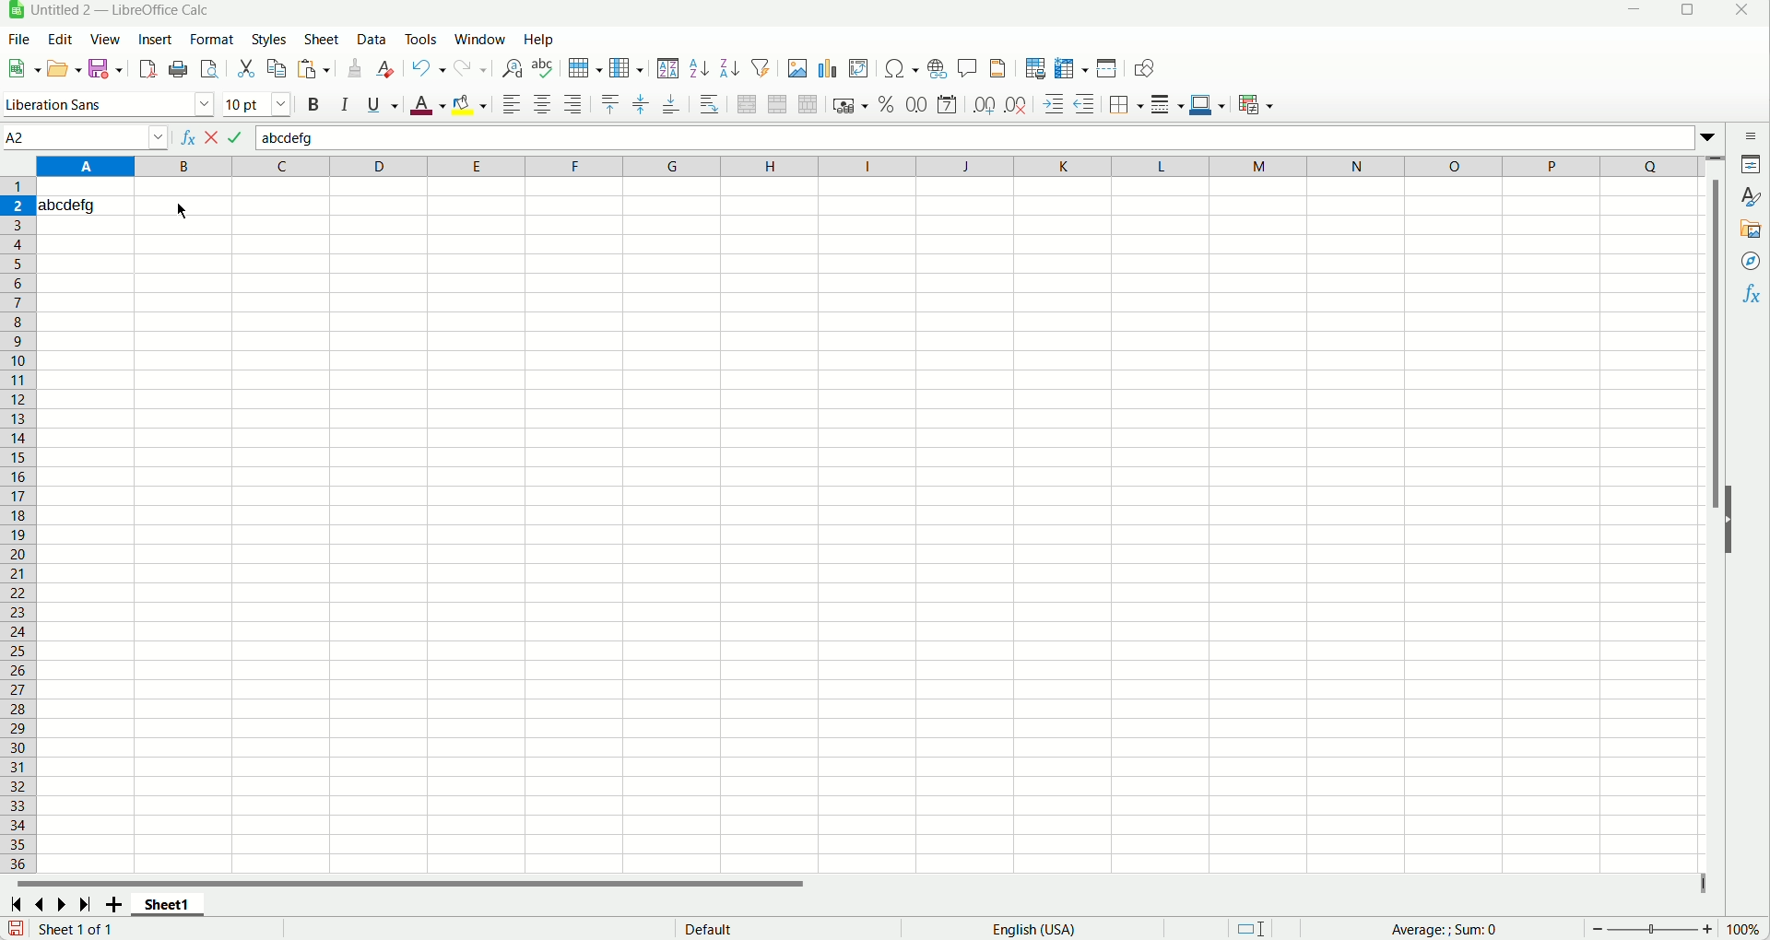 The height and width of the screenshot is (940, 1770). Describe the element at coordinates (985, 104) in the screenshot. I see `add decimal place` at that location.